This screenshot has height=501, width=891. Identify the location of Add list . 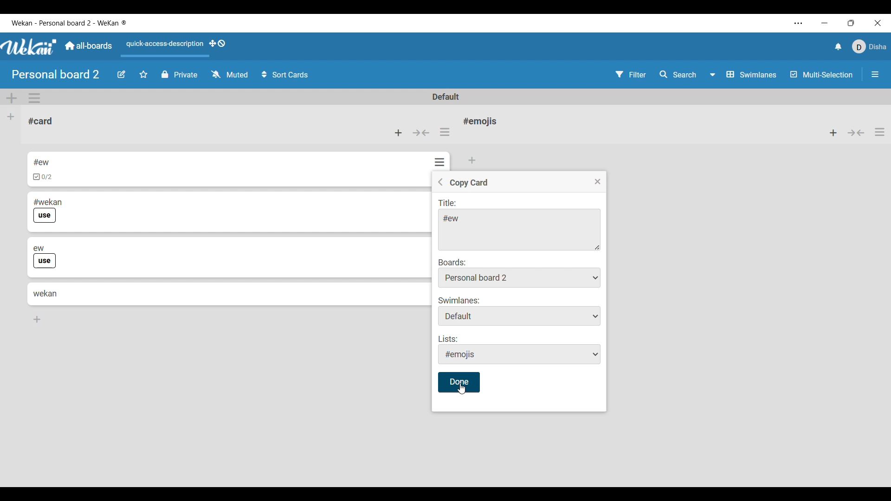
(11, 117).